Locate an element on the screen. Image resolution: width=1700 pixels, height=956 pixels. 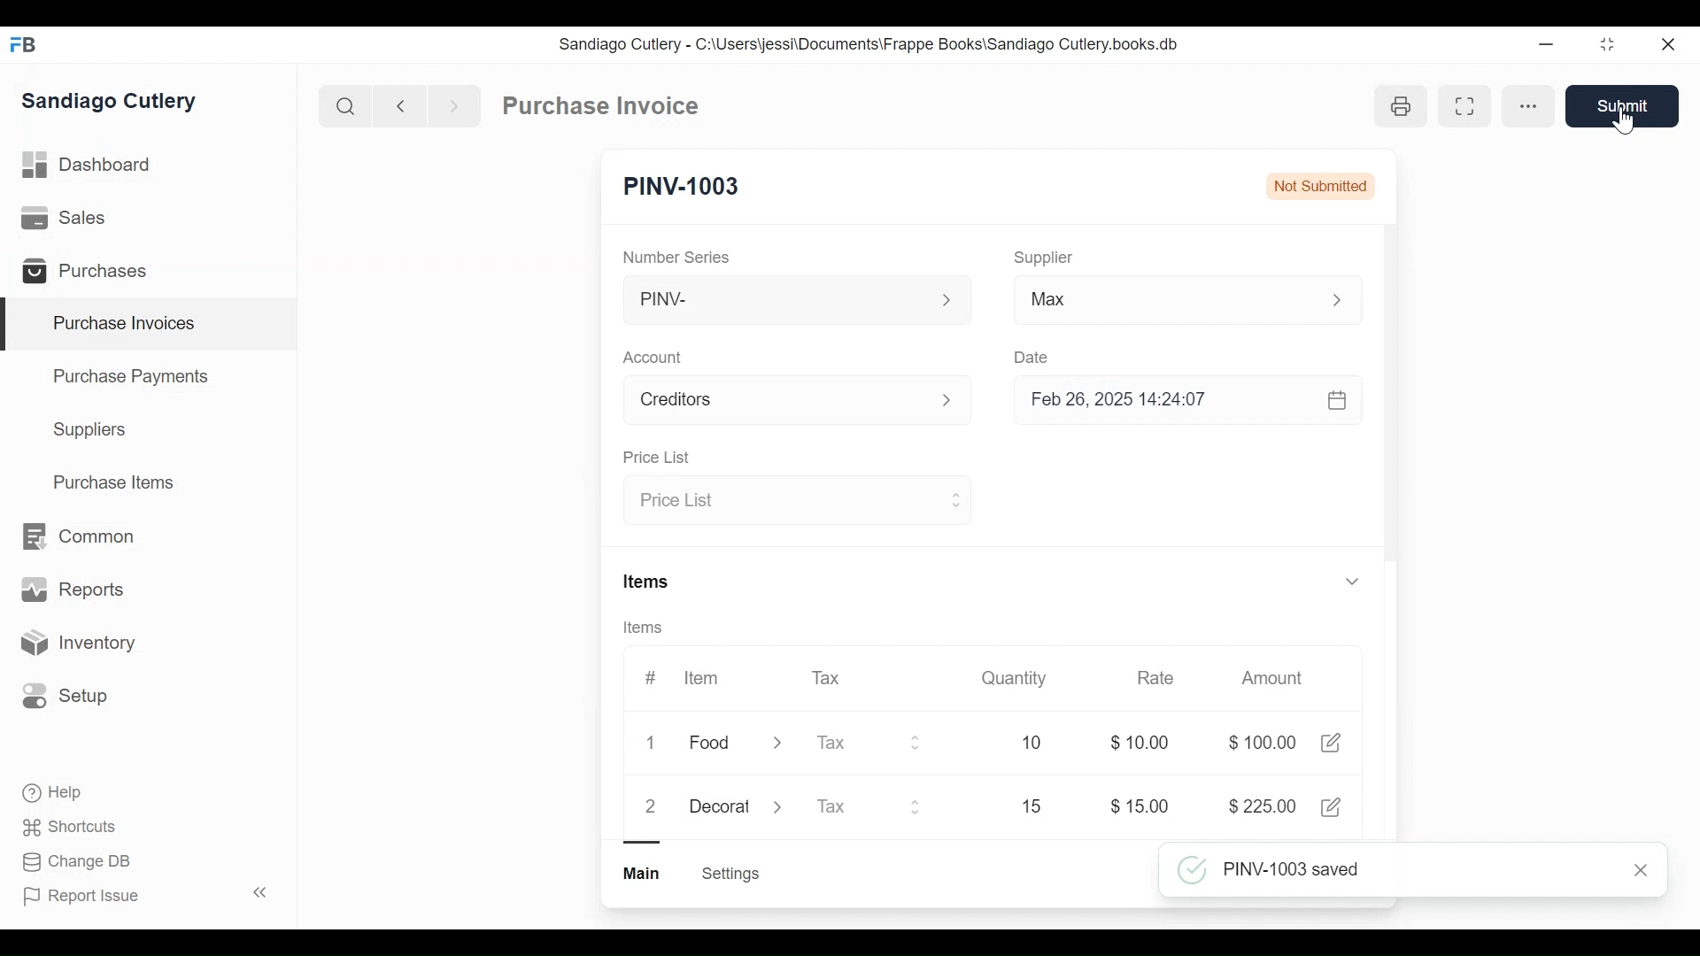
Setup is located at coordinates (66, 695).